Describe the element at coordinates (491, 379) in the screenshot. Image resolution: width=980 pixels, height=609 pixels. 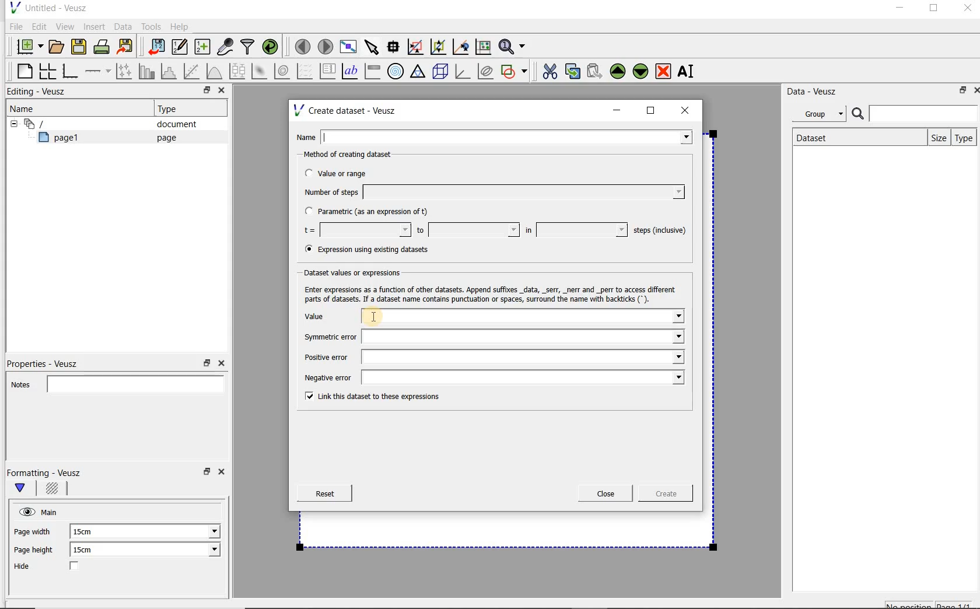
I see `Negative error ` at that location.